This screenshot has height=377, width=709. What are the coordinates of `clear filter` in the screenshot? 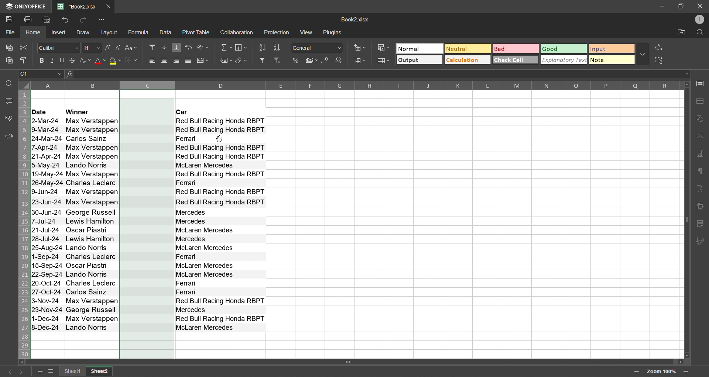 It's located at (278, 62).